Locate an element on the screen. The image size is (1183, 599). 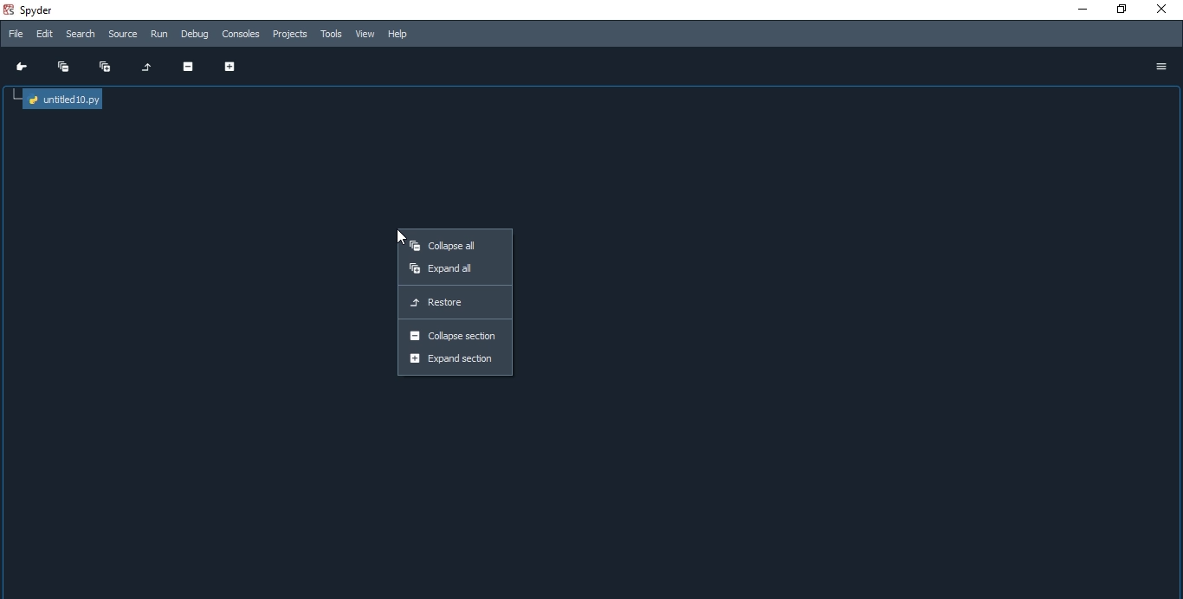
source is located at coordinates (125, 34).